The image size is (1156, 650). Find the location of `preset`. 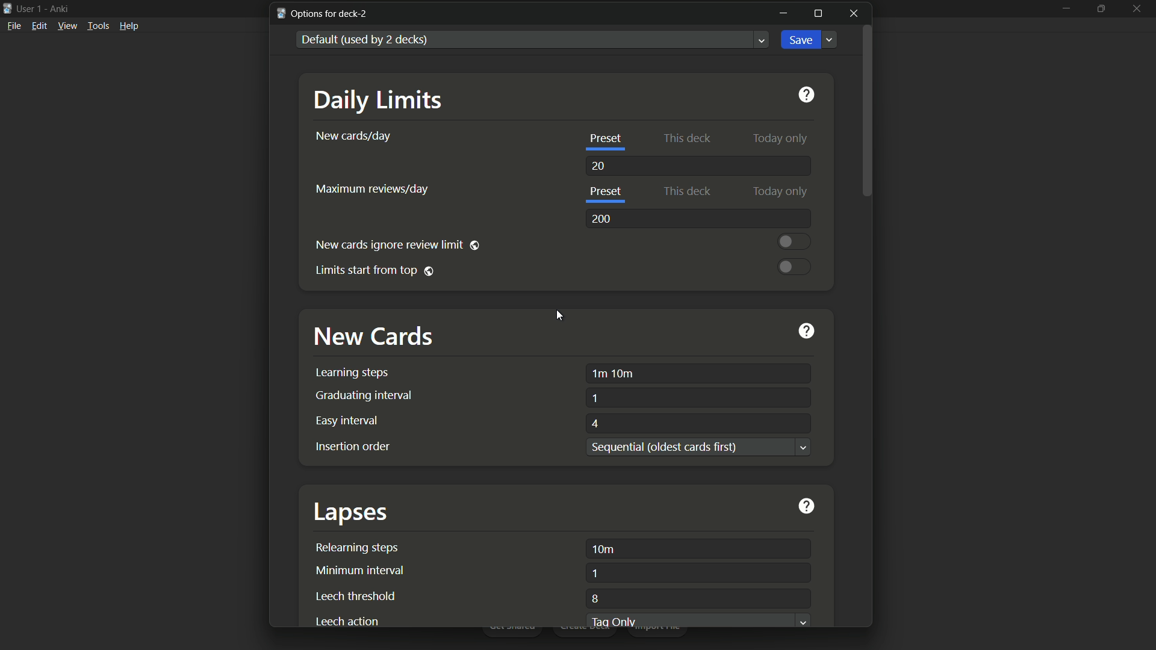

preset is located at coordinates (606, 192).